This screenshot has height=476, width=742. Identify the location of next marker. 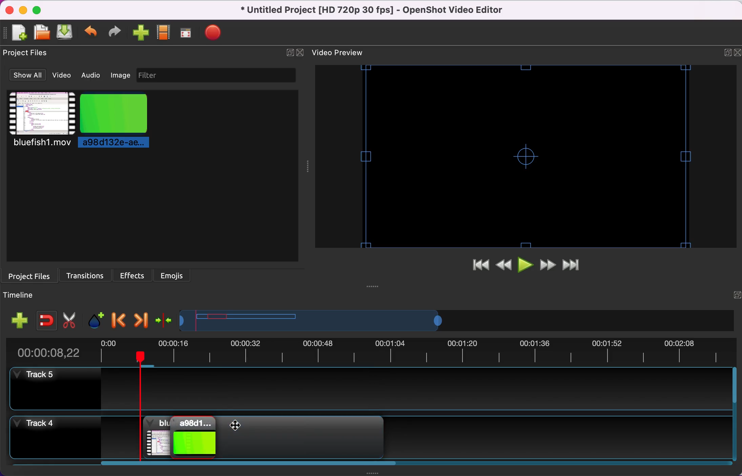
(143, 320).